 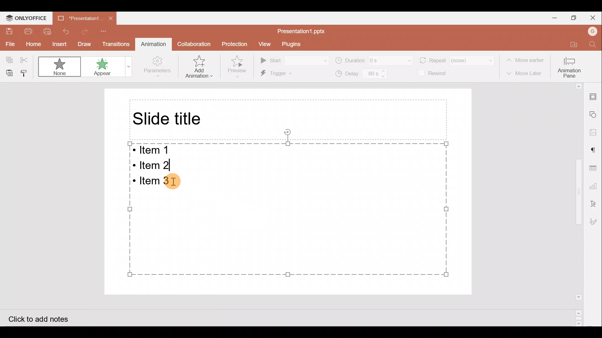 What do you see at coordinates (45, 318) in the screenshot?
I see `Click to add notes` at bounding box center [45, 318].